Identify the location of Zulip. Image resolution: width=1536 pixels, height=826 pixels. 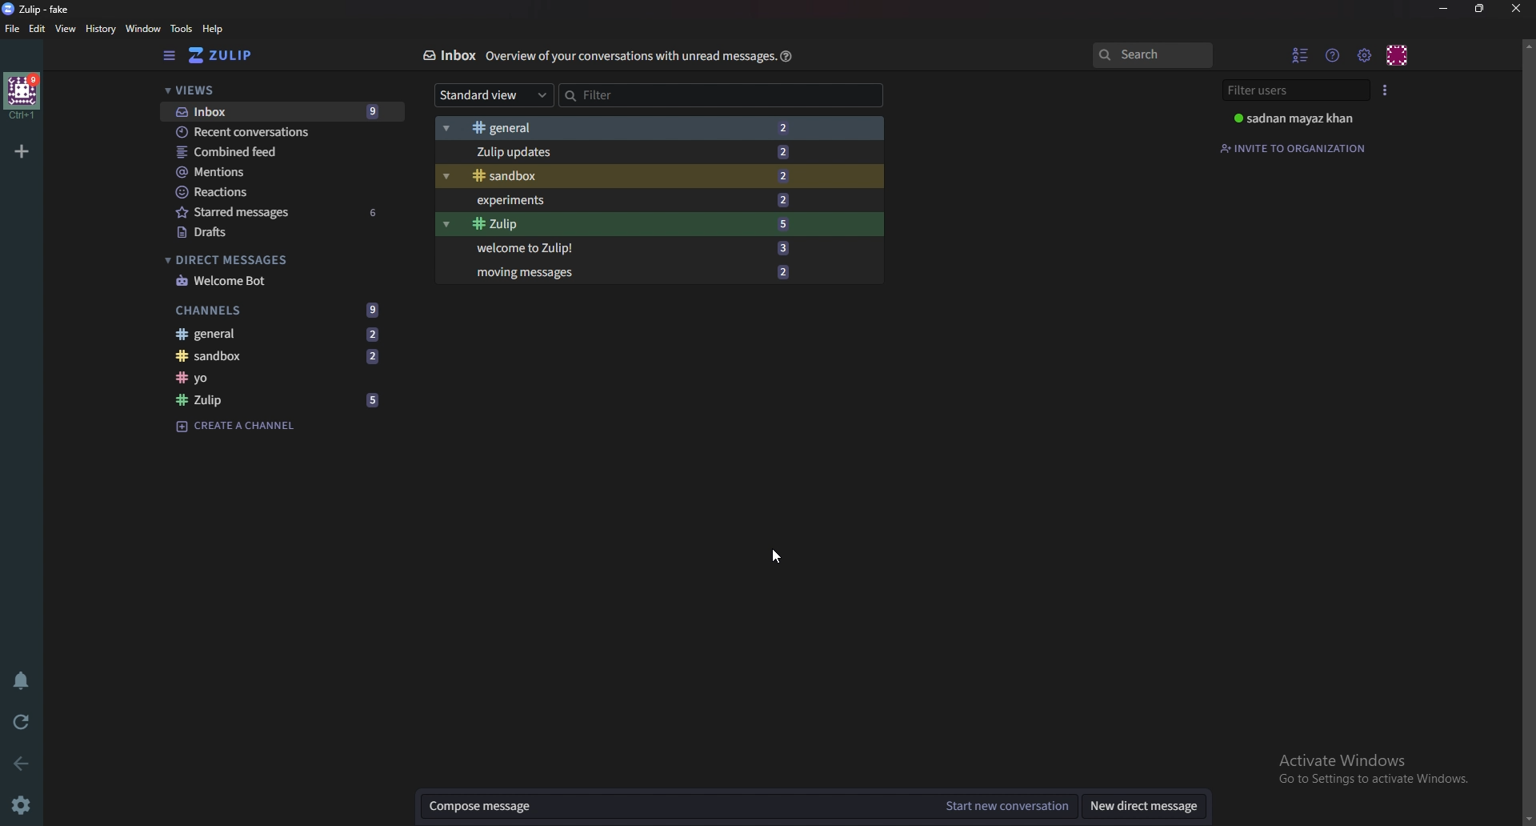
(277, 400).